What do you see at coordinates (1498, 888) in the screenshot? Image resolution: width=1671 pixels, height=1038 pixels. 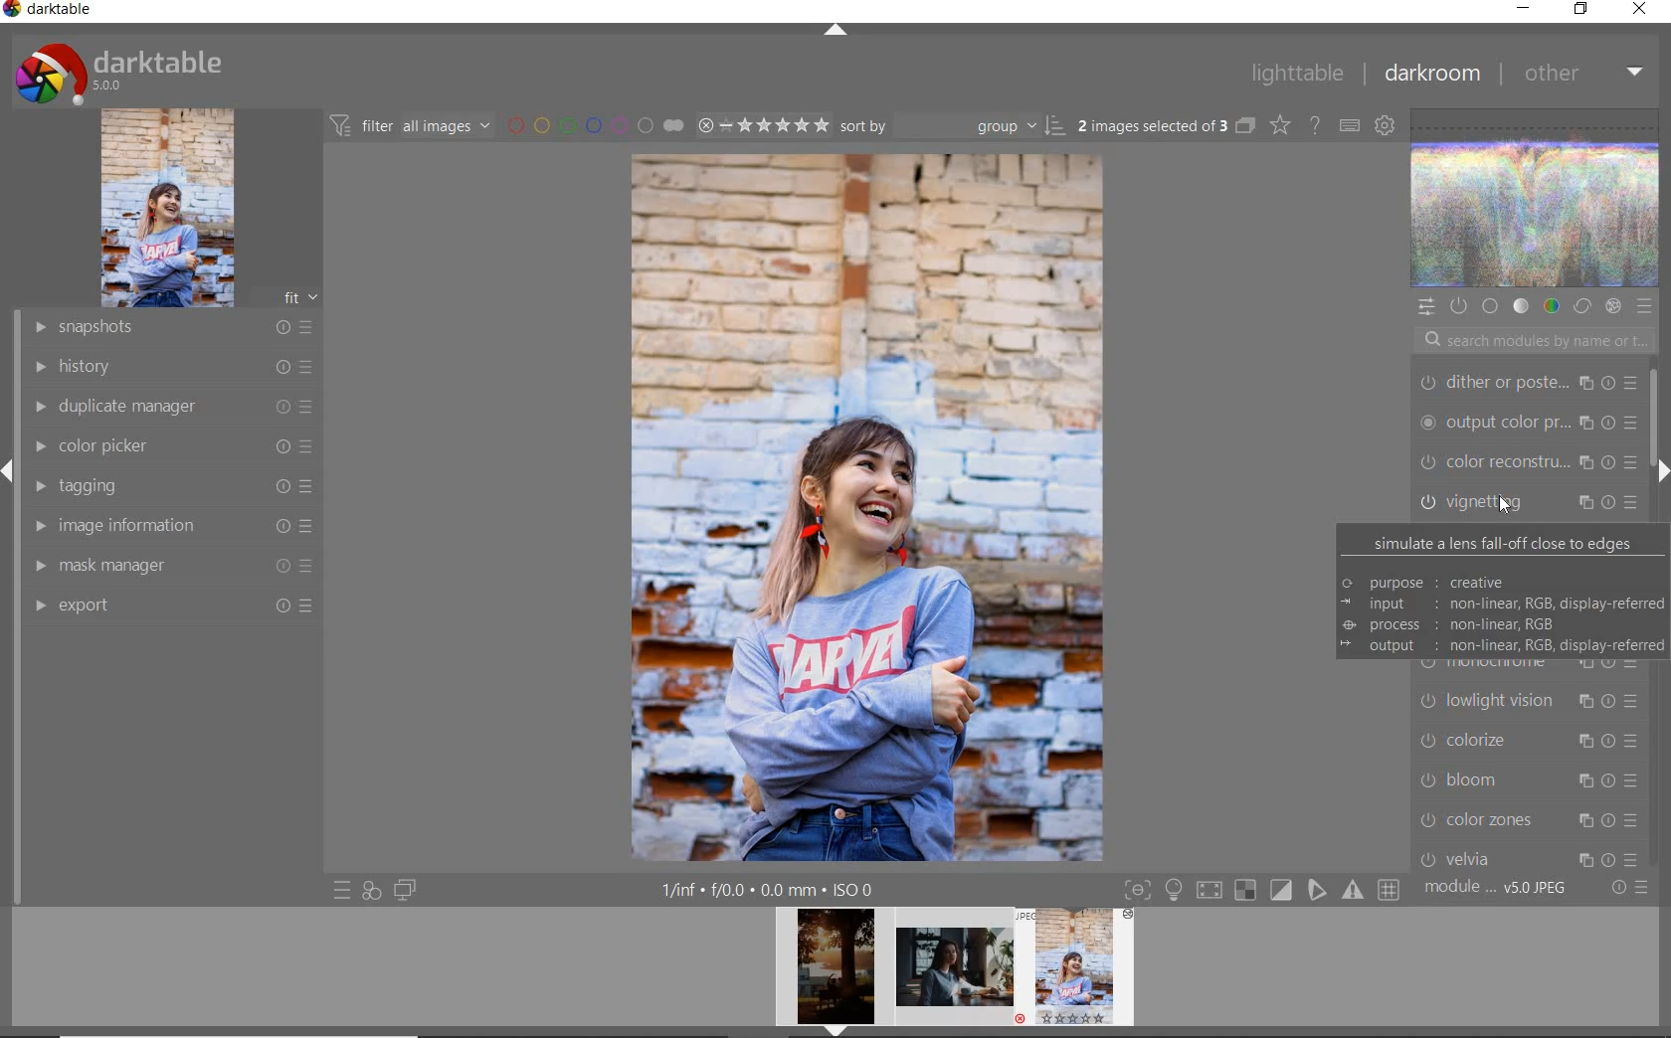 I see `module order` at bounding box center [1498, 888].